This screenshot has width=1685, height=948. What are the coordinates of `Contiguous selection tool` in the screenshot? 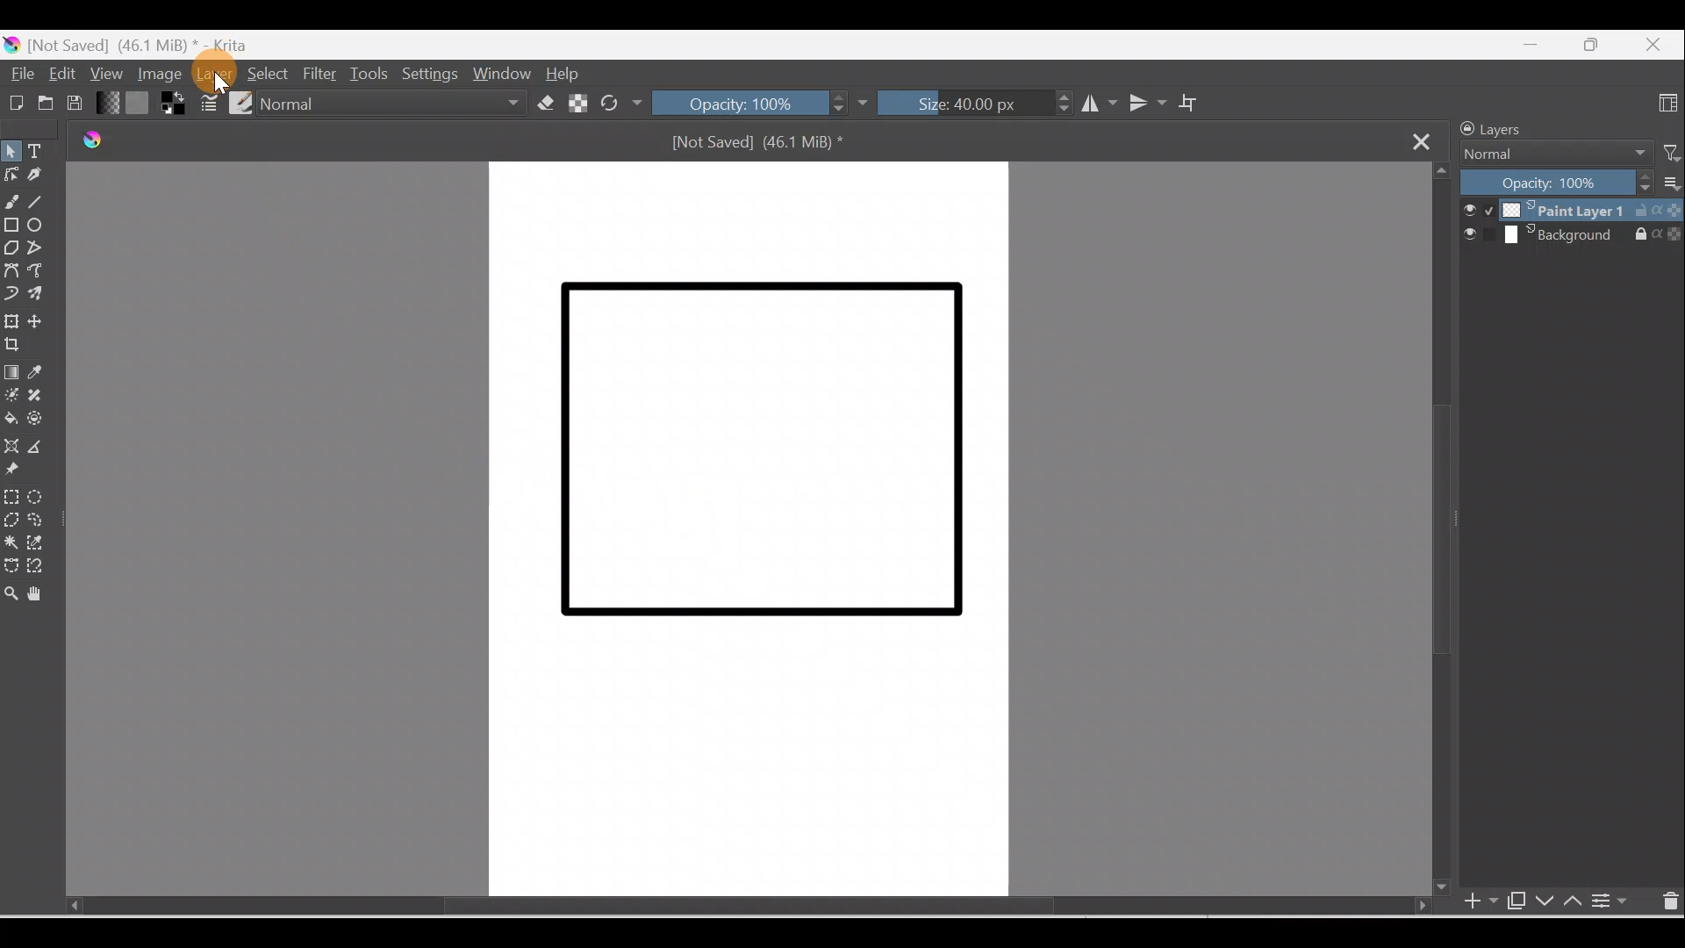 It's located at (11, 543).